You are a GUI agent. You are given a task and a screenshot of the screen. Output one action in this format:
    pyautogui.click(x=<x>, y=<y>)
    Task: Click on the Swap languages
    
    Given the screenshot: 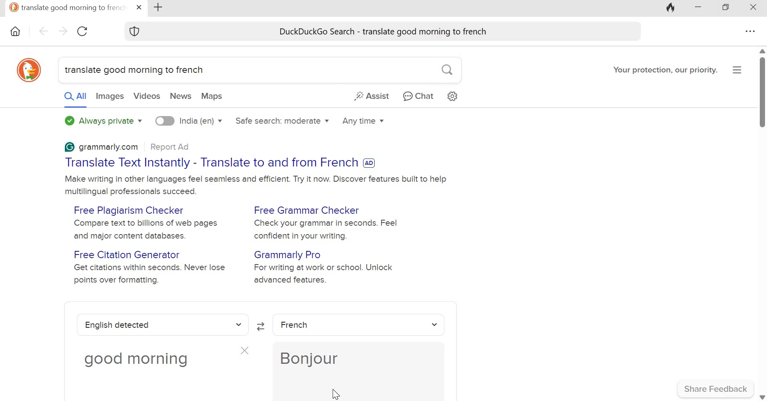 What is the action you would take?
    pyautogui.click(x=261, y=326)
    